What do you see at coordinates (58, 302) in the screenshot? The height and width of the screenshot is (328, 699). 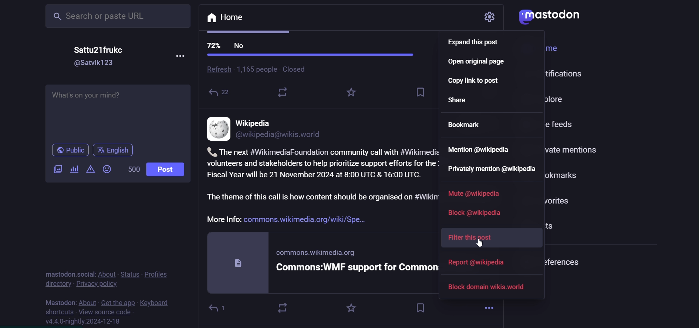 I see `mastodon` at bounding box center [58, 302].